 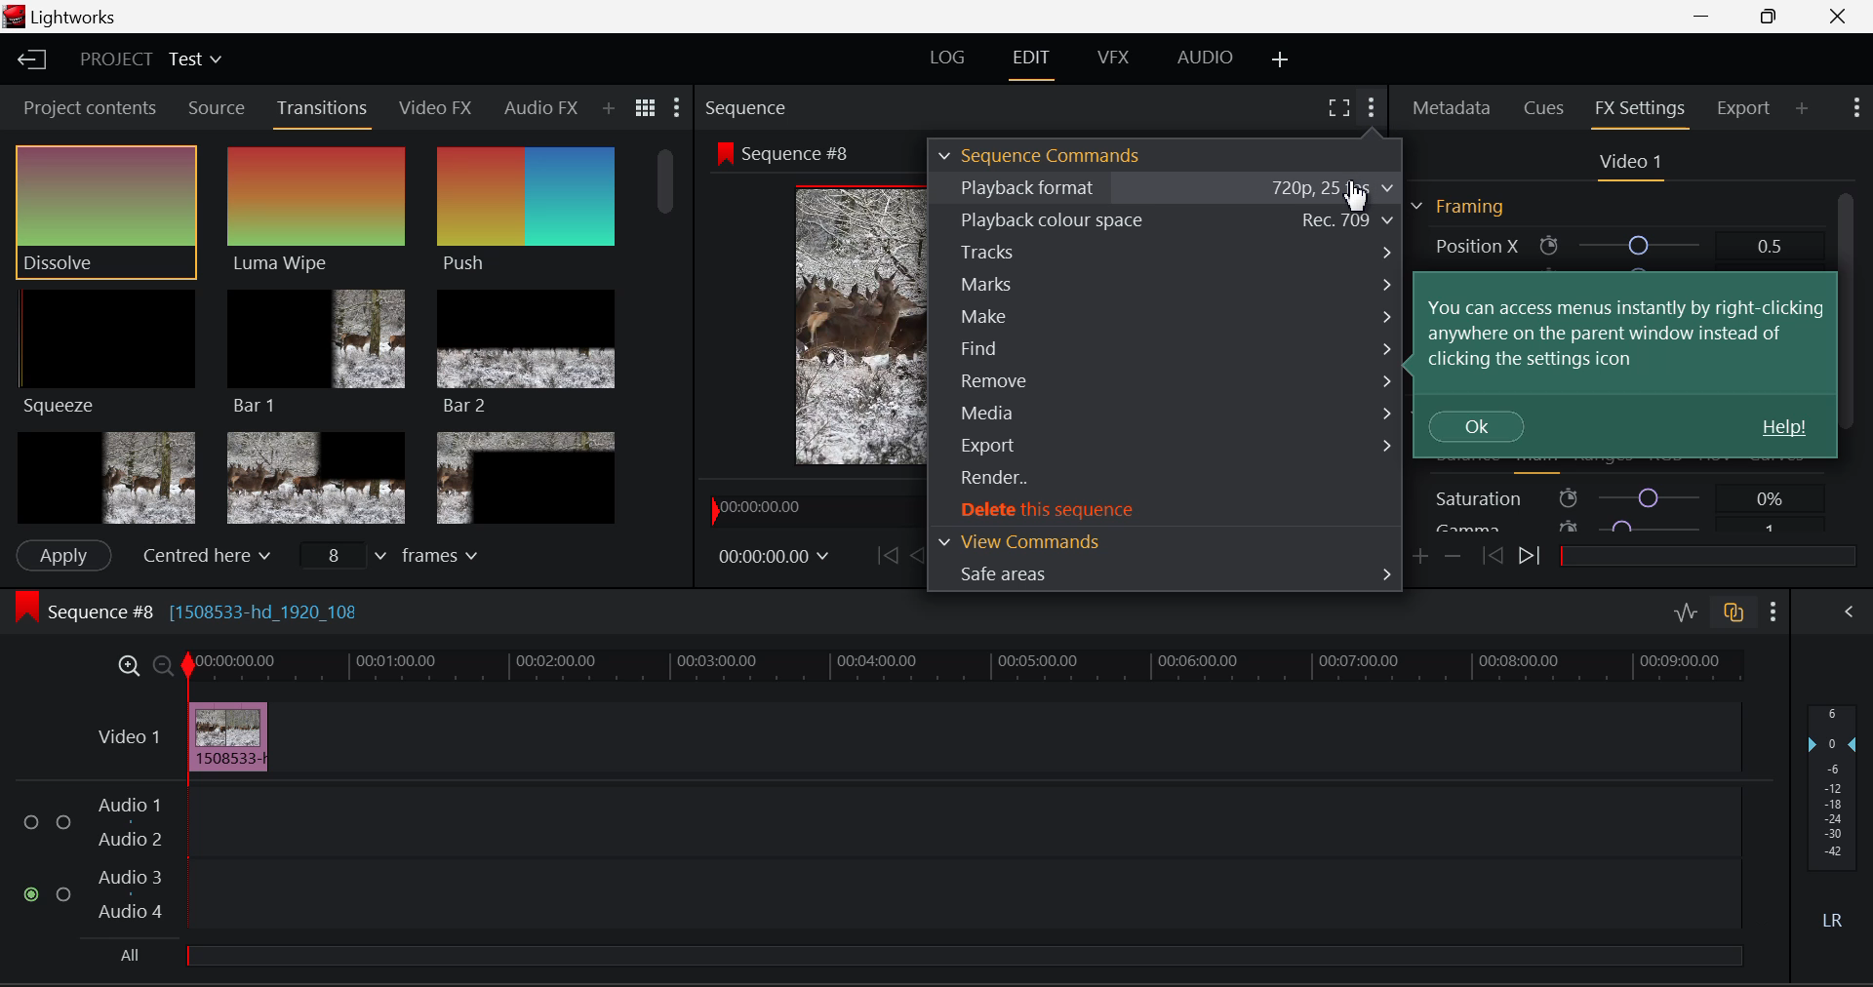 What do you see at coordinates (952, 58) in the screenshot?
I see `LOG Layout` at bounding box center [952, 58].